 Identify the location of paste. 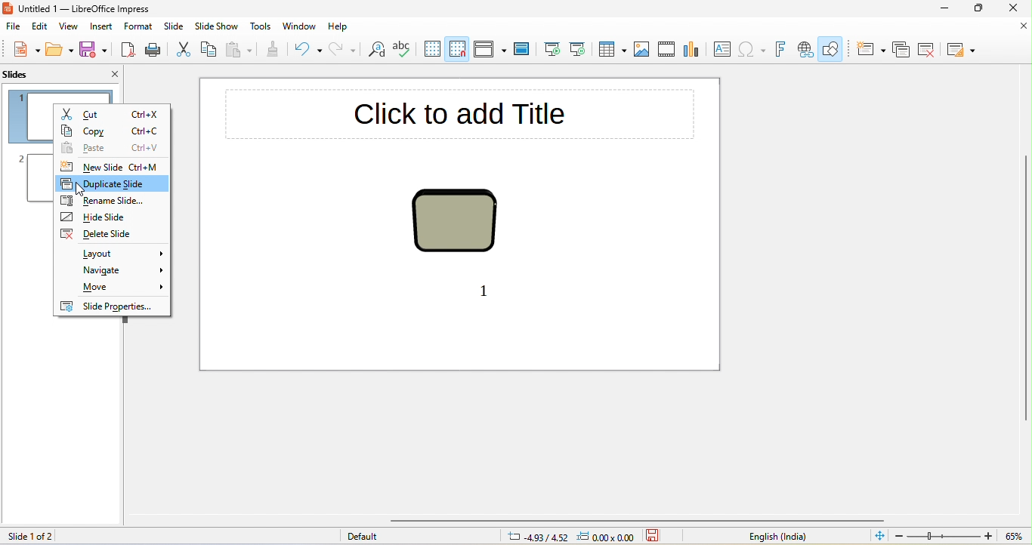
(112, 149).